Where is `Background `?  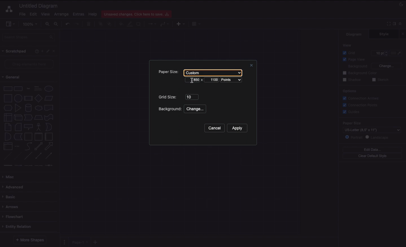 Background  is located at coordinates (354, 67).